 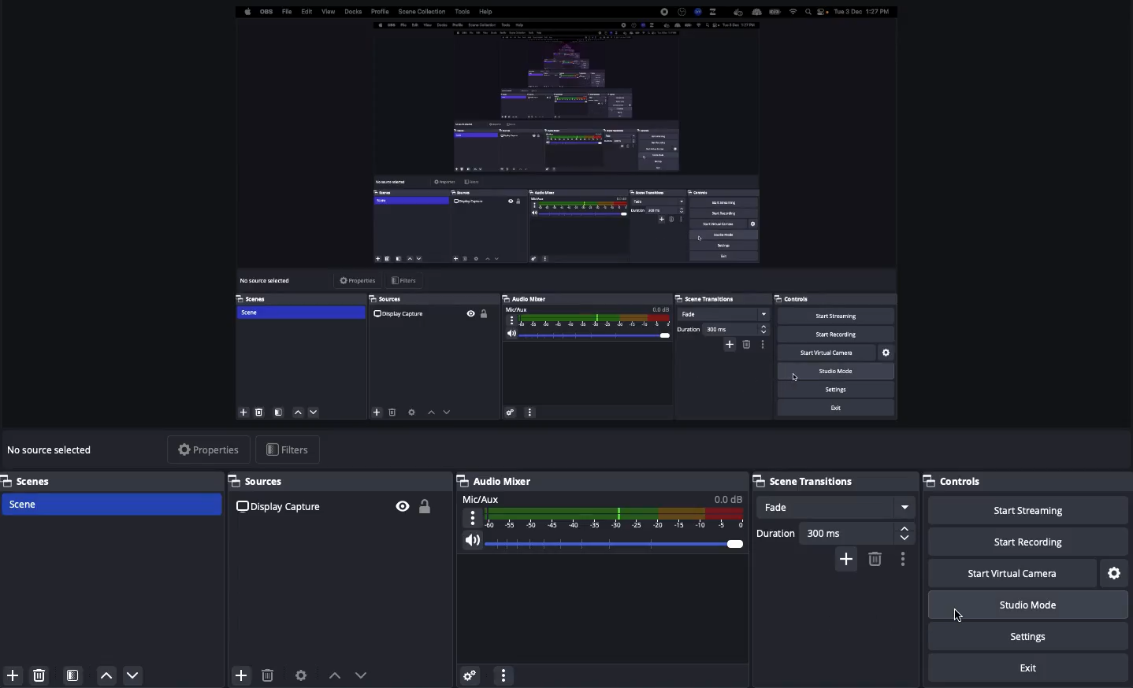 What do you see at coordinates (335, 675) in the screenshot?
I see `Move up` at bounding box center [335, 675].